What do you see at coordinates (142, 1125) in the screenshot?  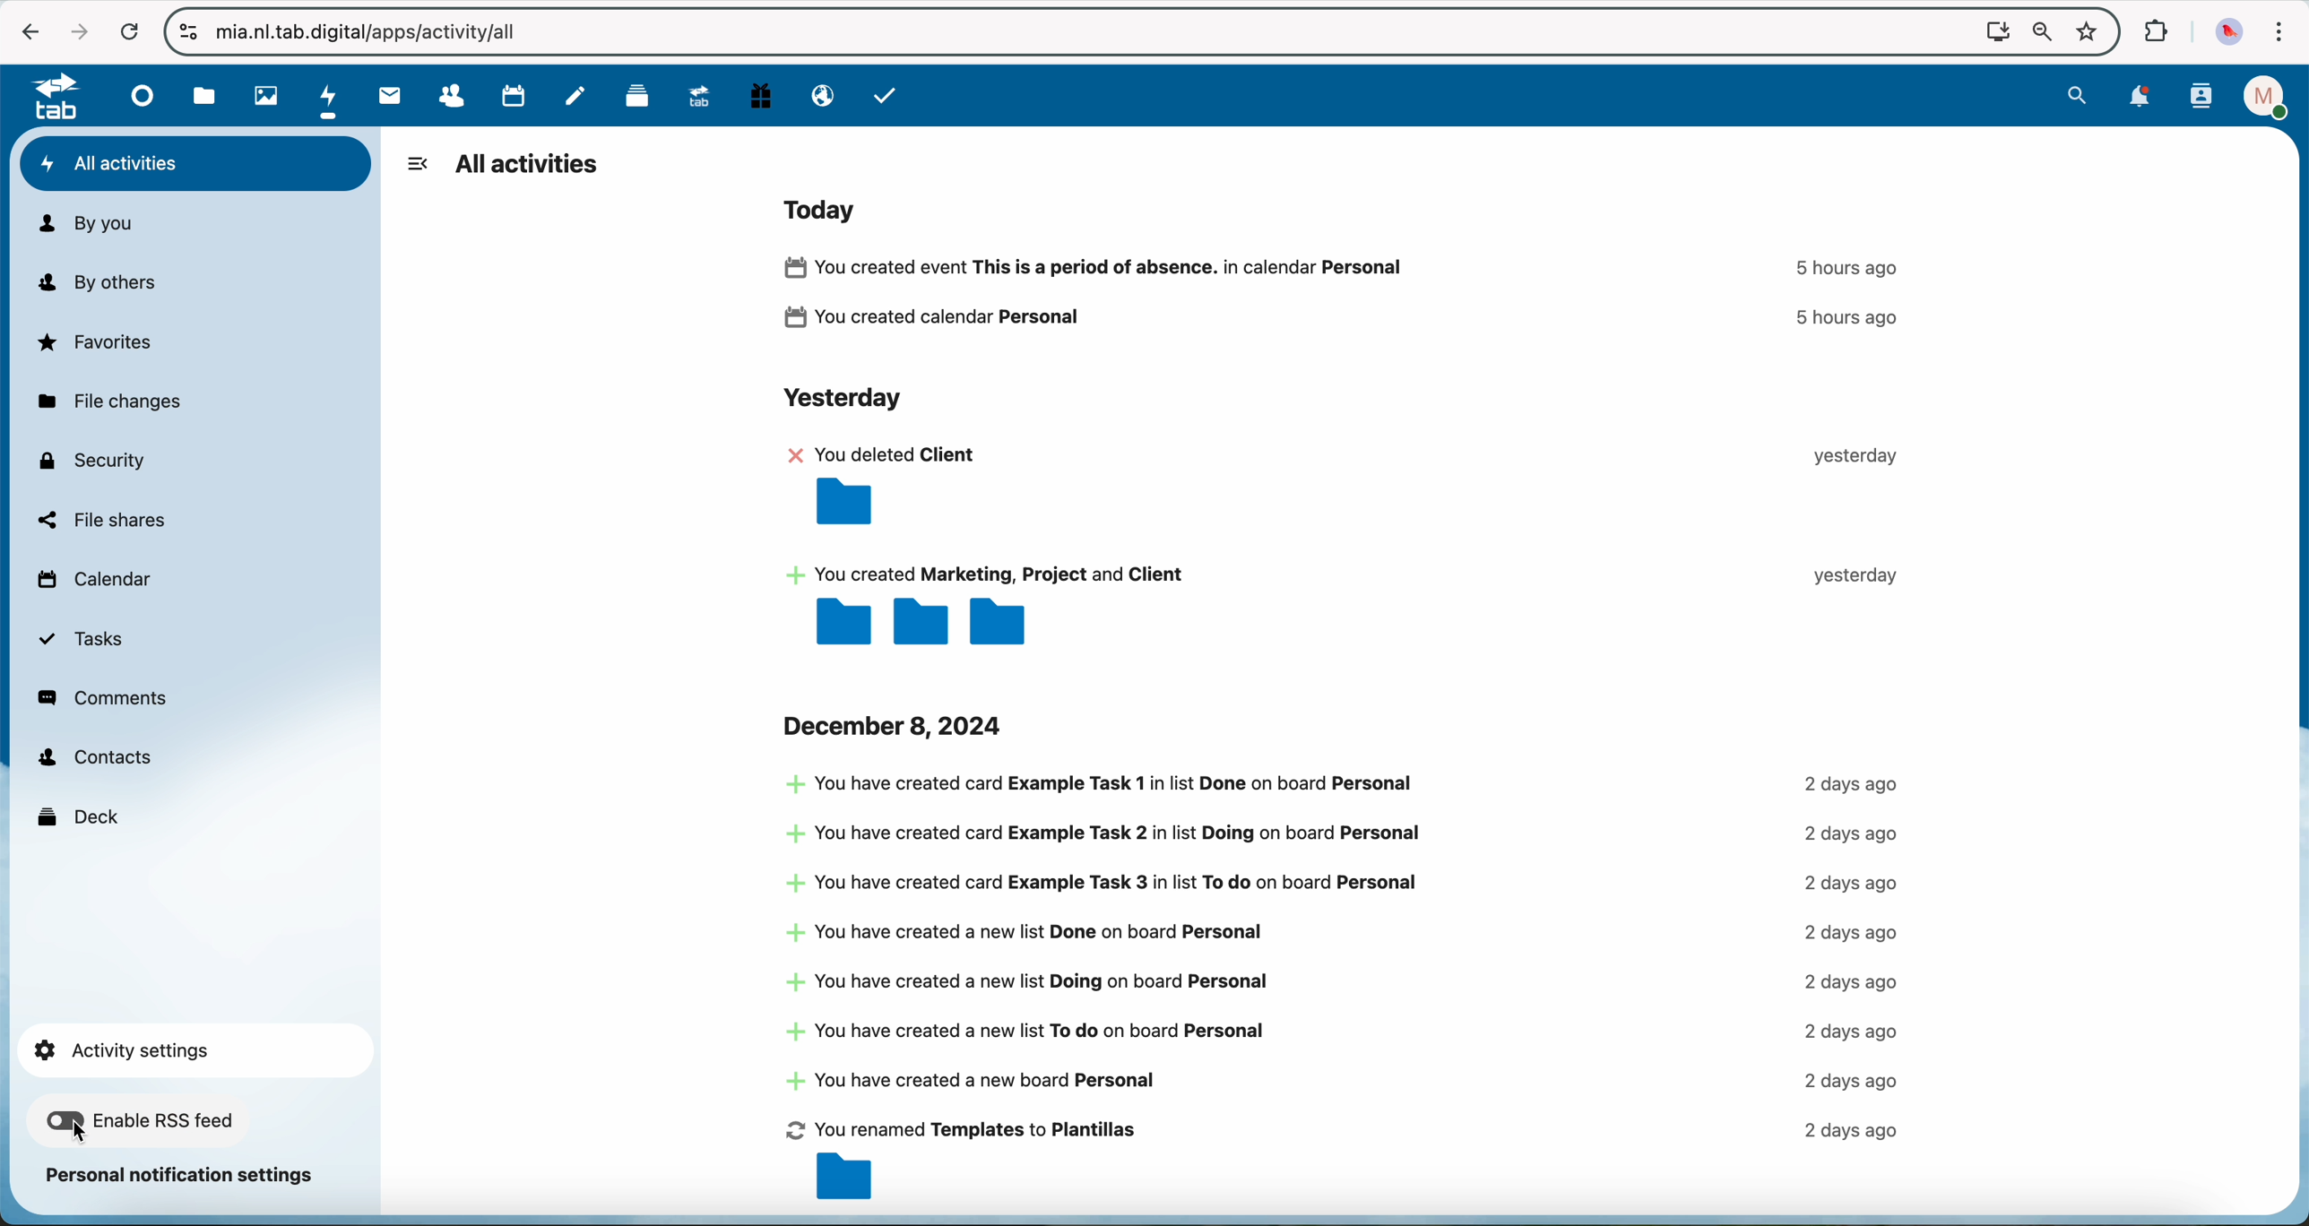 I see `click on enable RSS feed` at bounding box center [142, 1125].